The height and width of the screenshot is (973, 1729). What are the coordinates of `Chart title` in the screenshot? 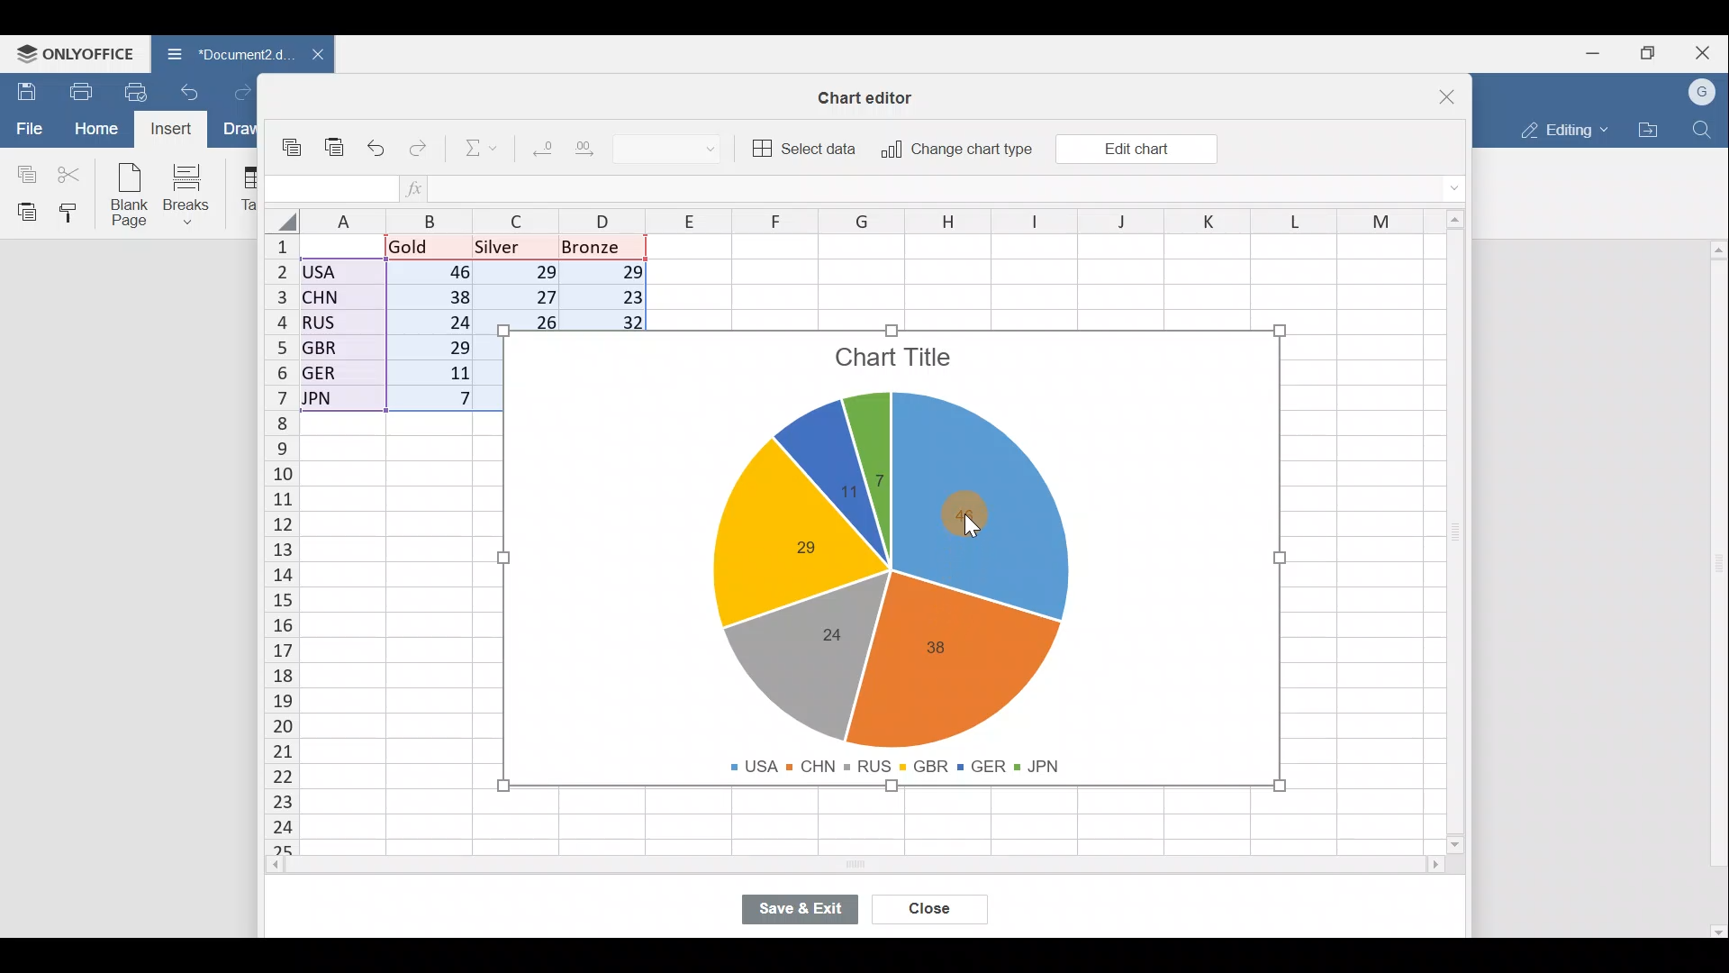 It's located at (897, 361).